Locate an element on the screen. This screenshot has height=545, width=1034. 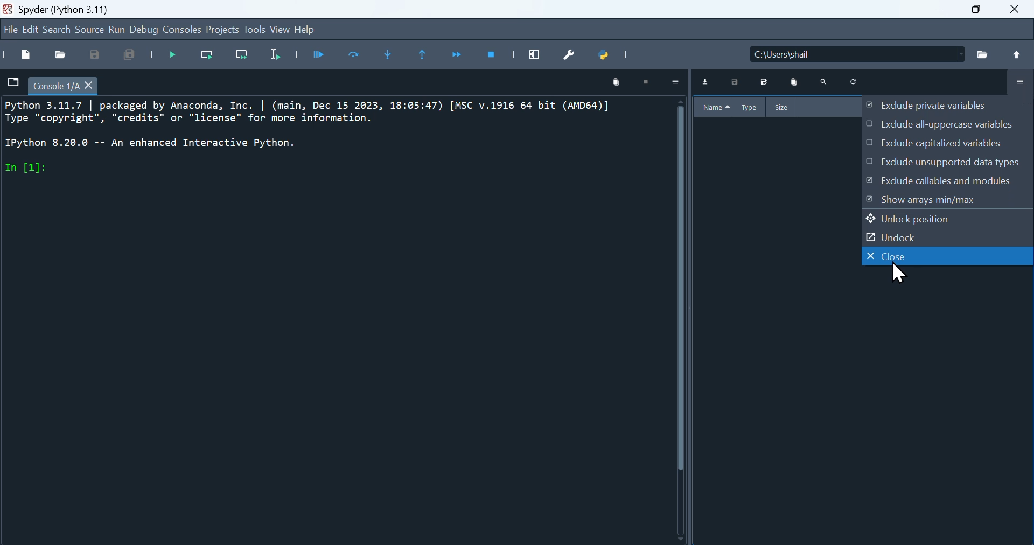
Close is located at coordinates (913, 266).